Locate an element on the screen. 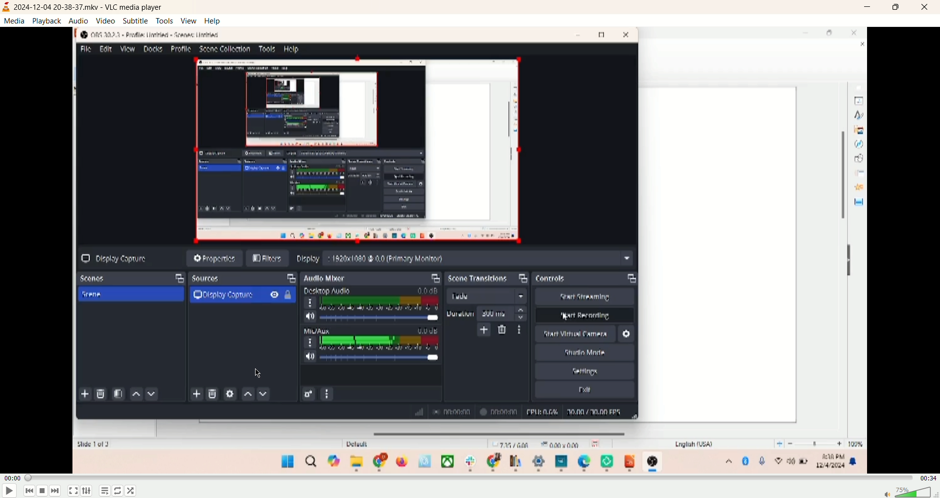  stop is located at coordinates (42, 491).